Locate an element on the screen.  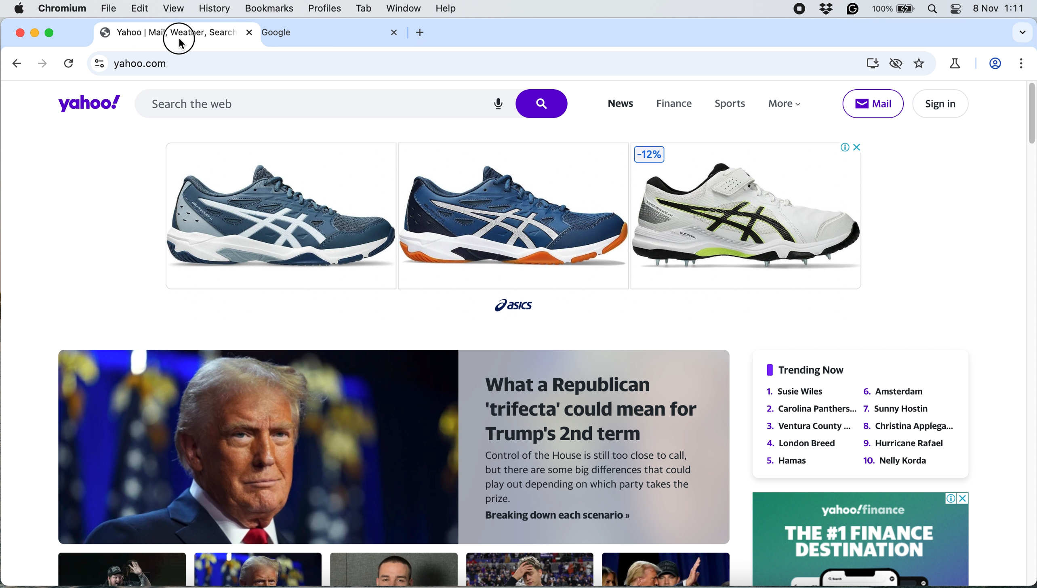
view is located at coordinates (175, 9).